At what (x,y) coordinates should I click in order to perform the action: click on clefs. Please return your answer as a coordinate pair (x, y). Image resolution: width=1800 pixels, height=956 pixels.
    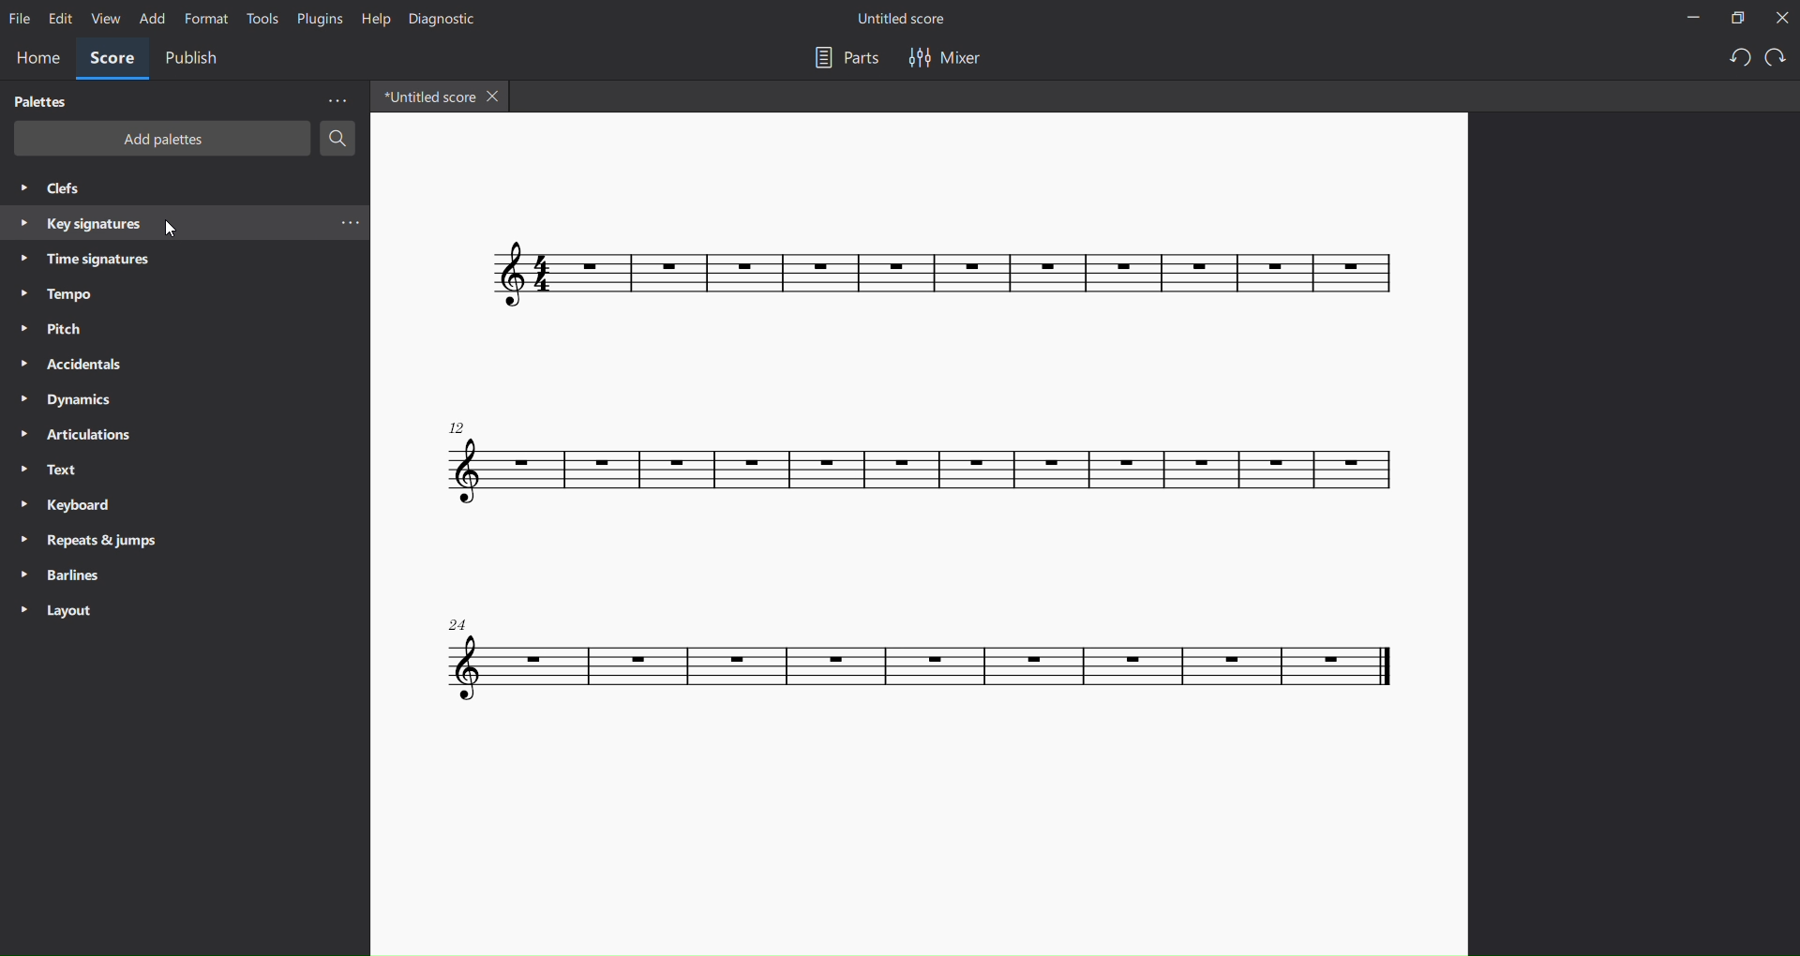
    Looking at the image, I should click on (55, 187).